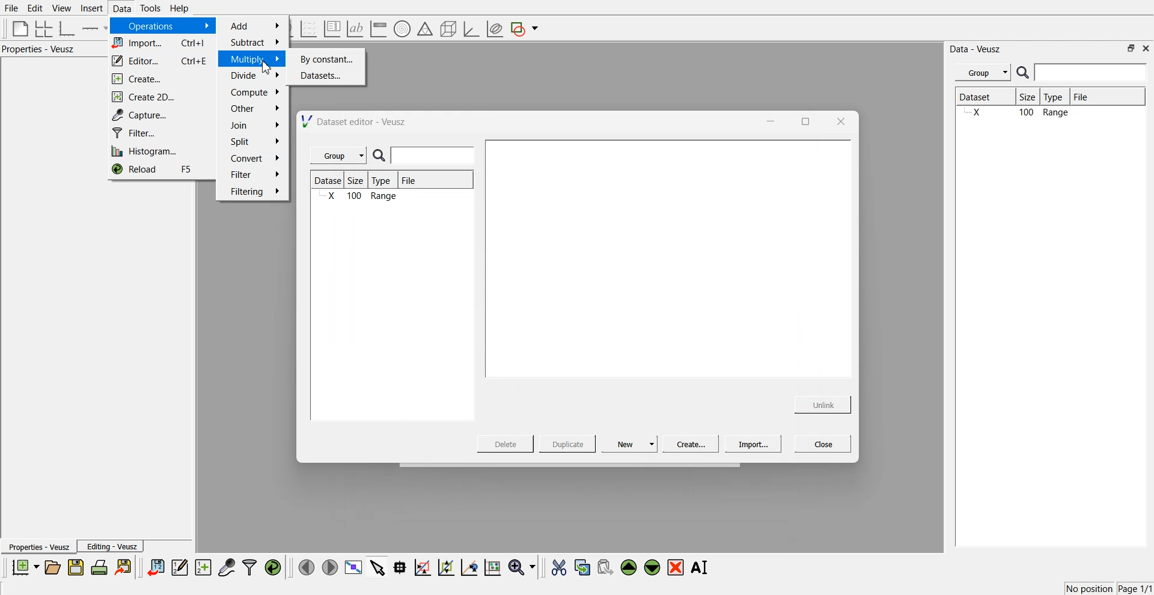  Describe the element at coordinates (90, 8) in the screenshot. I see `Insert` at that location.